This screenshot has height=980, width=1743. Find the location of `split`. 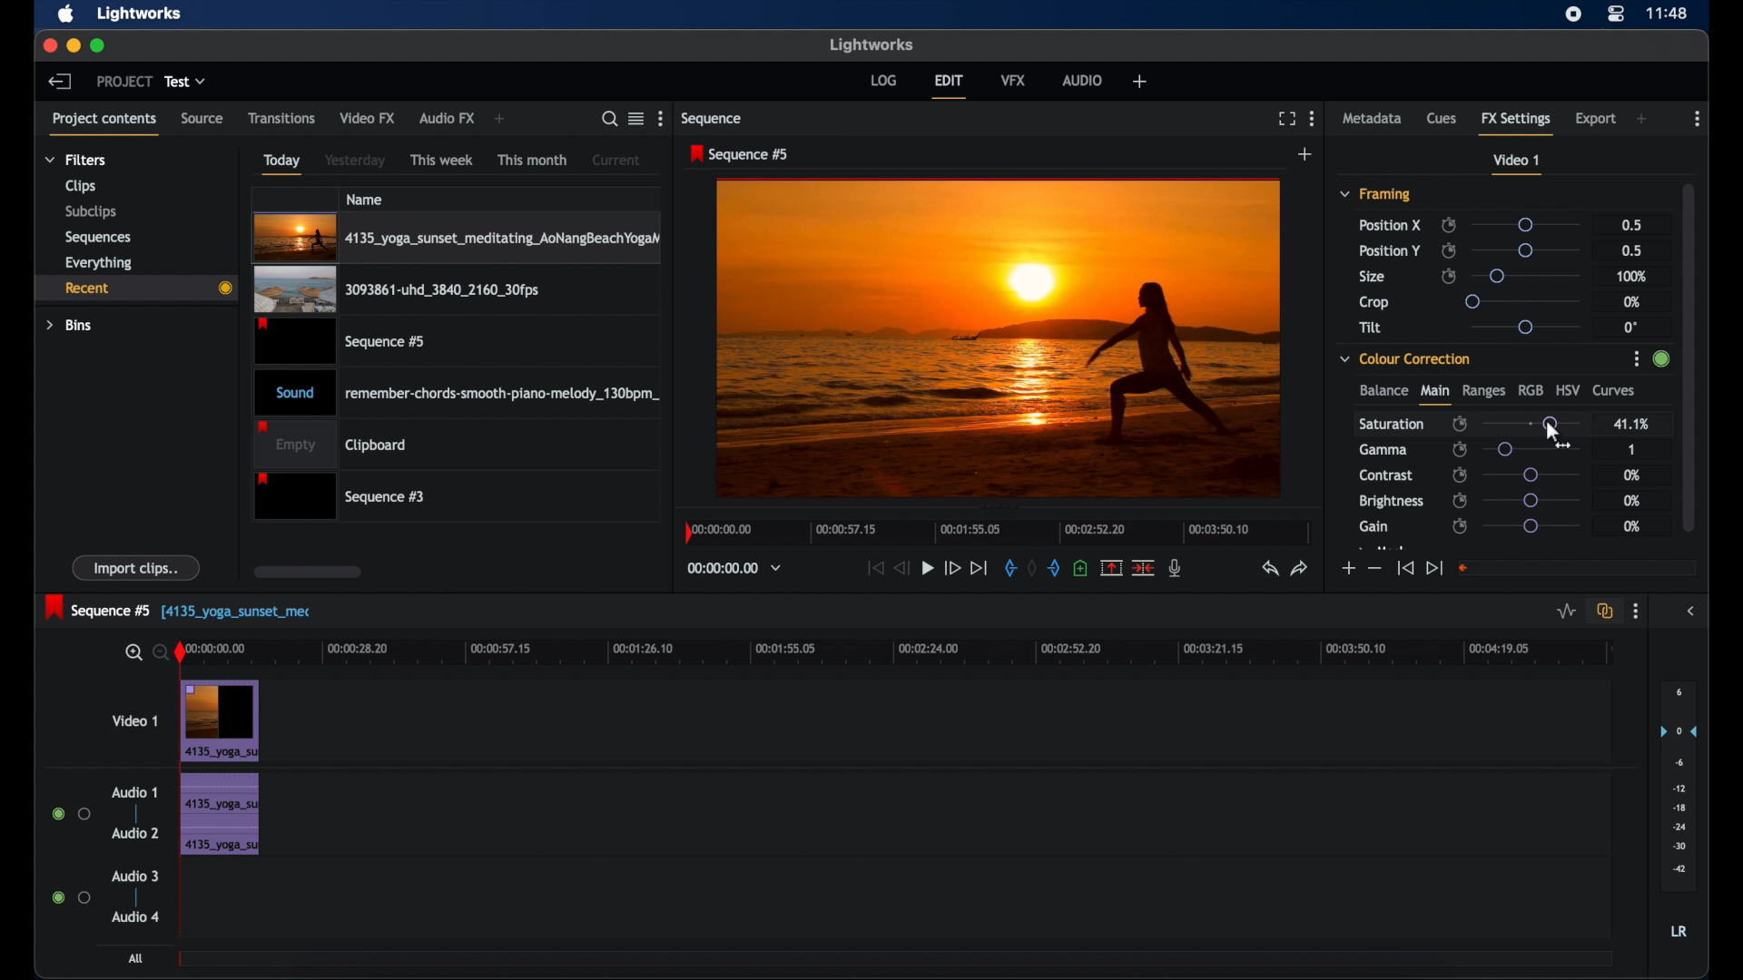

split is located at coordinates (1111, 567).